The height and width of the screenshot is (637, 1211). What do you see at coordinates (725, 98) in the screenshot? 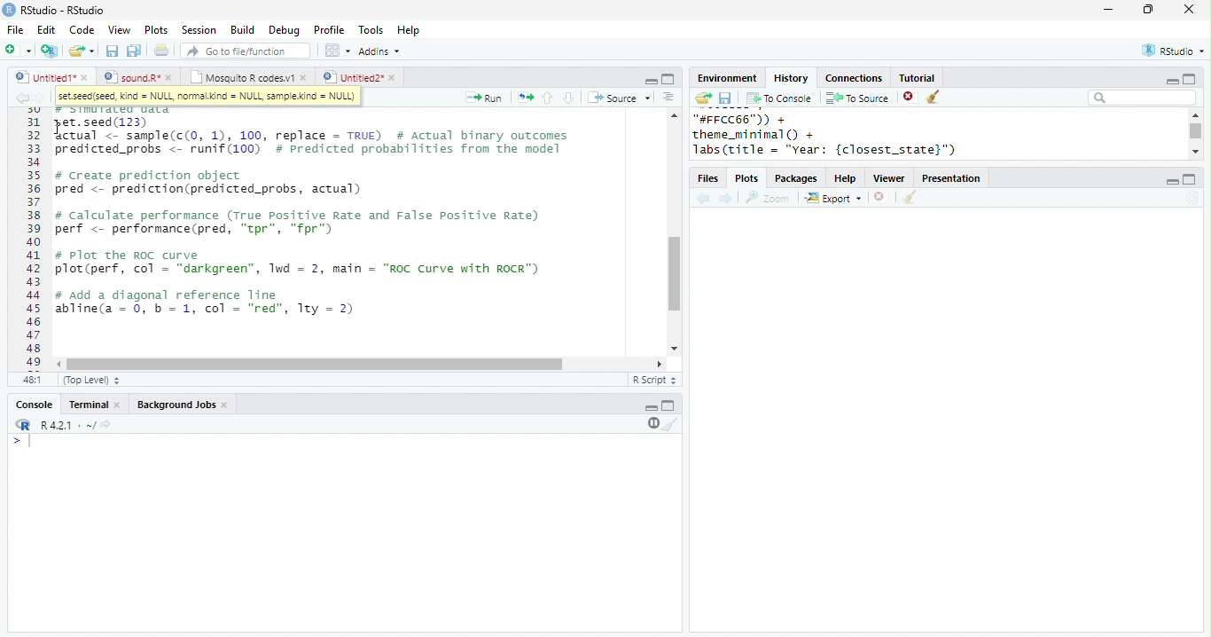
I see `save` at bounding box center [725, 98].